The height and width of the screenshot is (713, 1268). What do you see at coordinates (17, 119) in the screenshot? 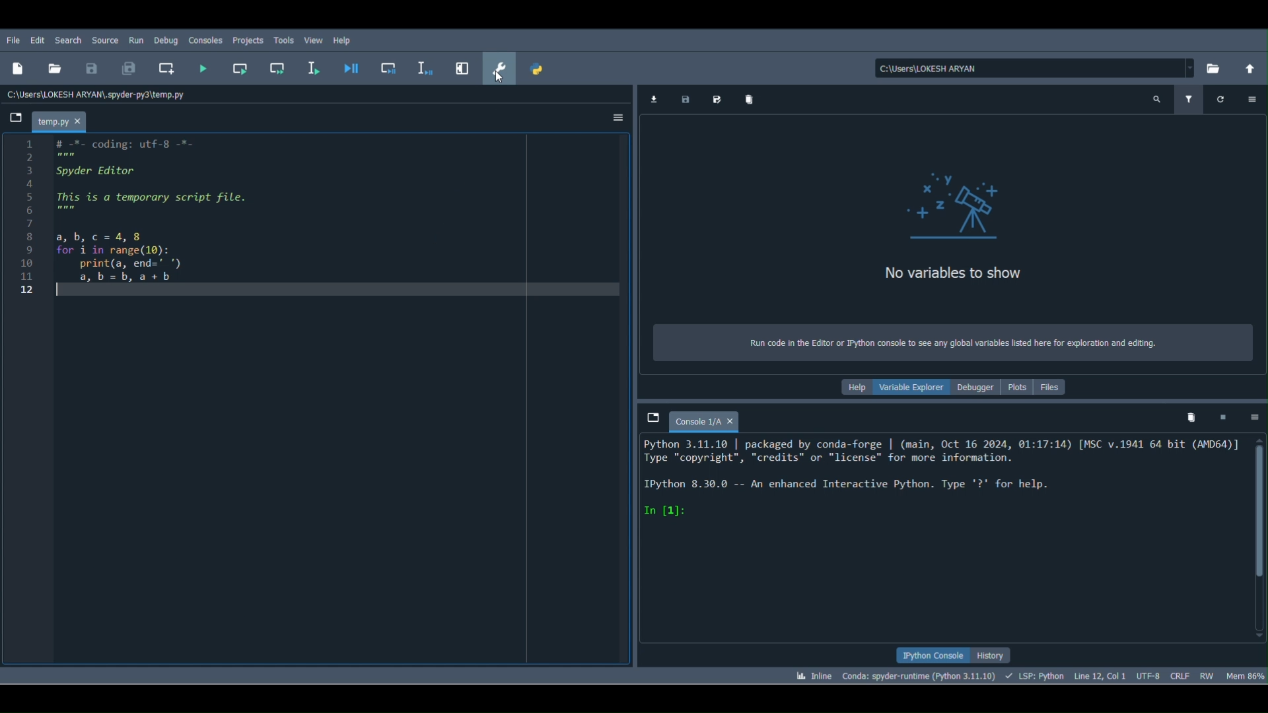
I see `Browse tabs` at bounding box center [17, 119].